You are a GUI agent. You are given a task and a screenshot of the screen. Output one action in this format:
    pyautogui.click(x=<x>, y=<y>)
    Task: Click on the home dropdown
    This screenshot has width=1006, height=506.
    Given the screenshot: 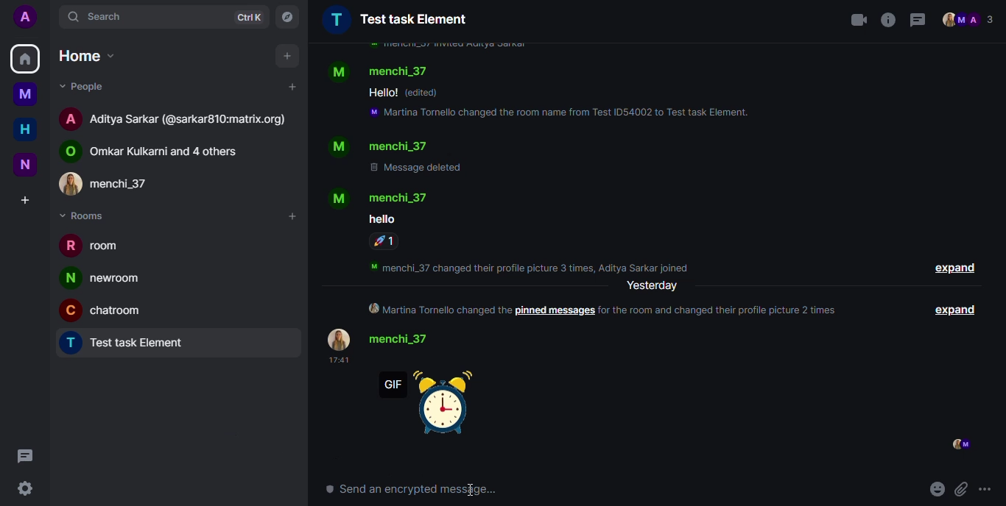 What is the action you would take?
    pyautogui.click(x=86, y=54)
    